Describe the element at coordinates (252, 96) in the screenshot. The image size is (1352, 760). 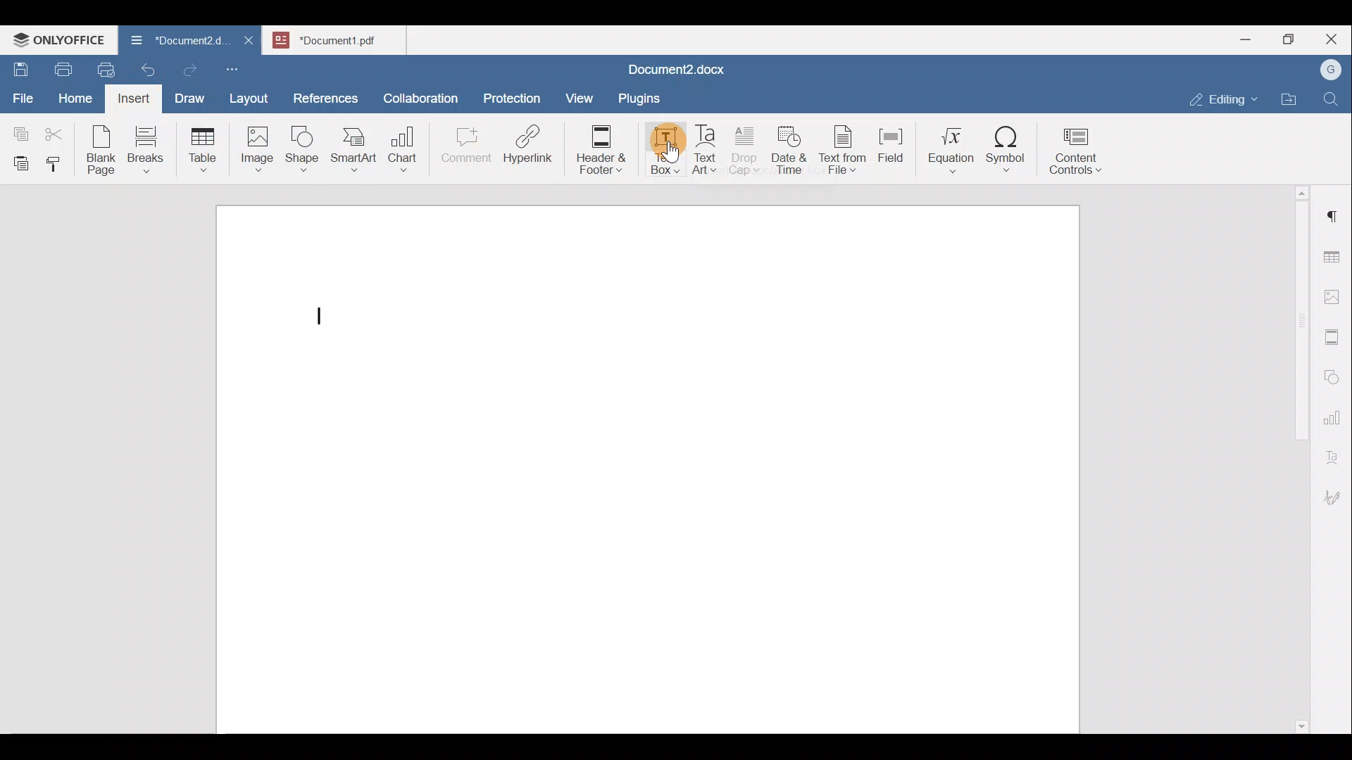
I see `Layout` at that location.